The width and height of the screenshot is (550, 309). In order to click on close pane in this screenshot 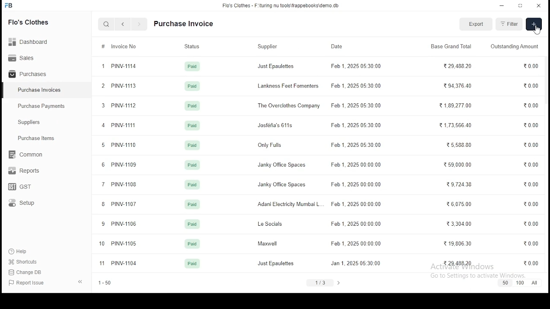, I will do `click(79, 281)`.